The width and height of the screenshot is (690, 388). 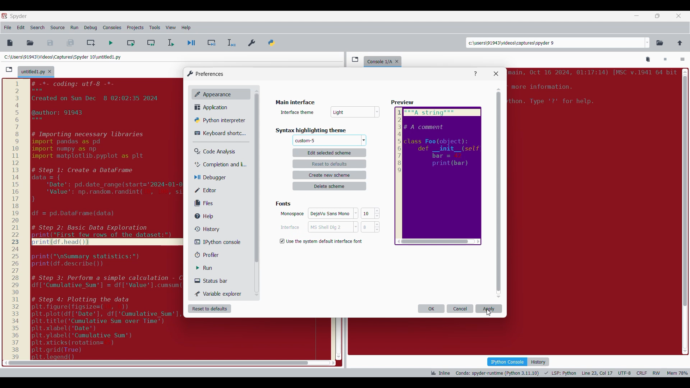 I want to click on Run current cell and go to next one, so click(x=151, y=43).